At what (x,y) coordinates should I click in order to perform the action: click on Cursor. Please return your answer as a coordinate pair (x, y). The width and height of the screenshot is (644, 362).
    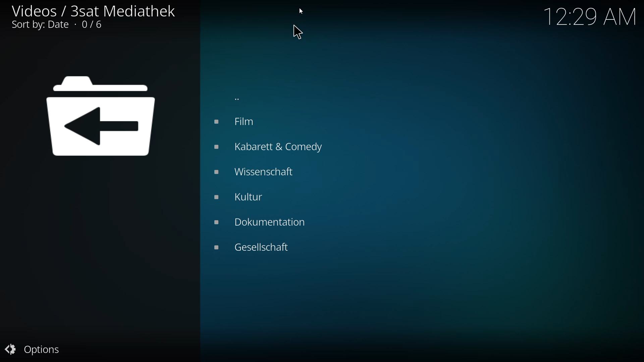
    Looking at the image, I should click on (301, 11).